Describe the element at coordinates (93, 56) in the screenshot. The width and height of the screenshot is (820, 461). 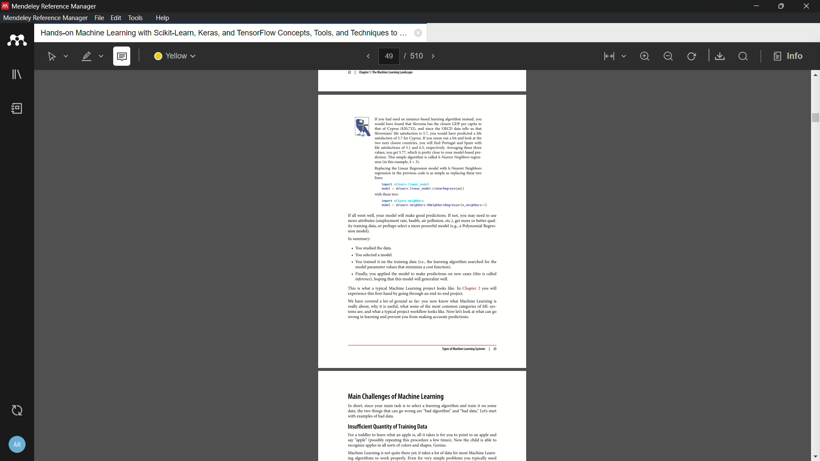
I see `highlight text` at that location.